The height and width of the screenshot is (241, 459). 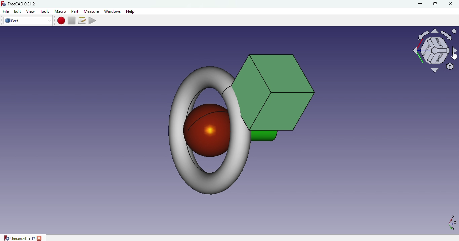 What do you see at coordinates (6, 11) in the screenshot?
I see `File` at bounding box center [6, 11].